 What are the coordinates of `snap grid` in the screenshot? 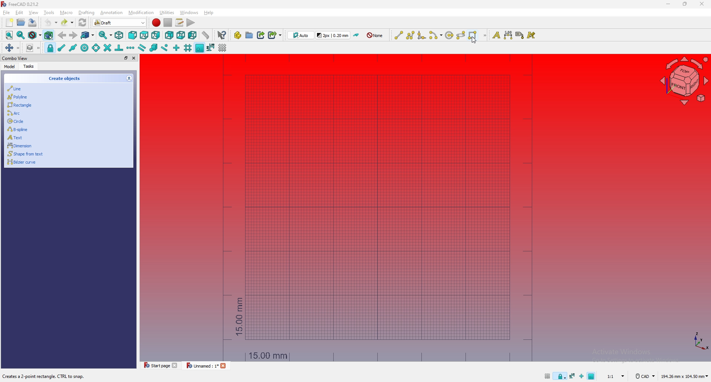 It's located at (188, 47).